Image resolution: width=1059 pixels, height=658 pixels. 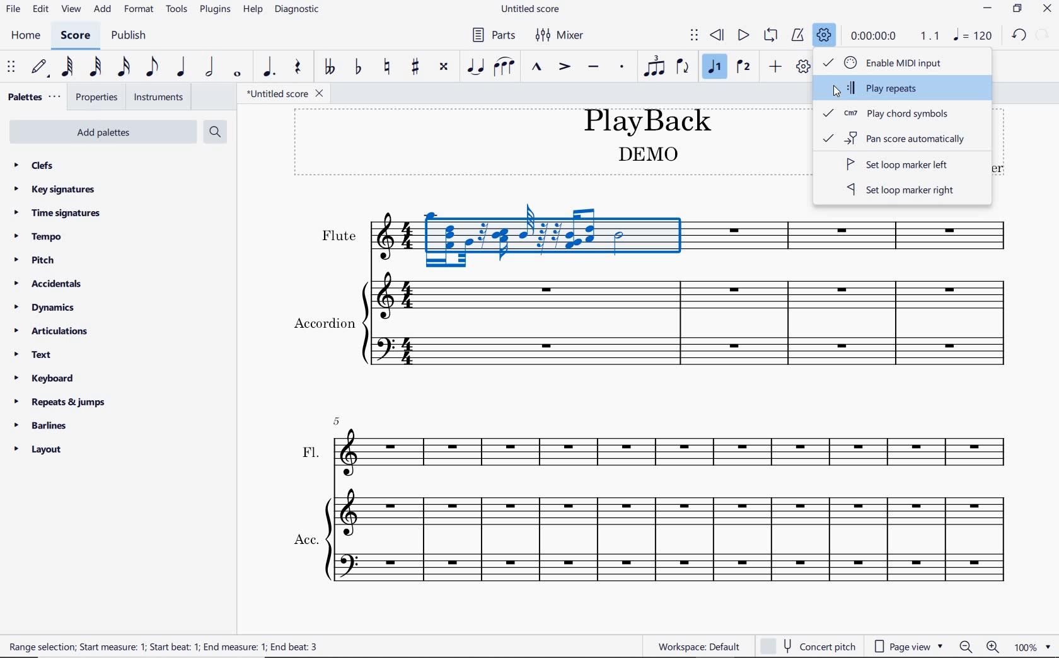 What do you see at coordinates (169, 645) in the screenshot?
I see `RANGE SELECTION` at bounding box center [169, 645].